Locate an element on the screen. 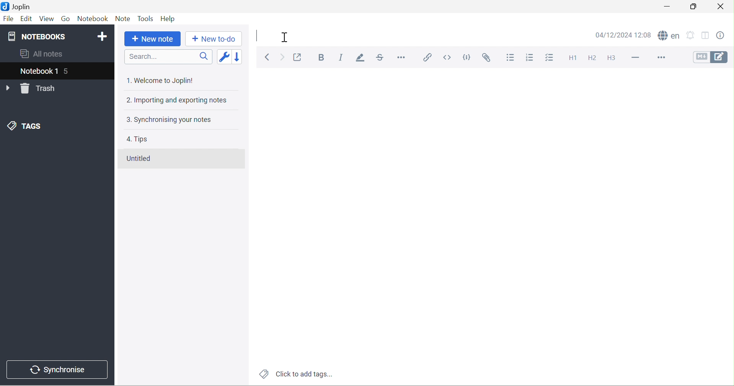 This screenshot has width=734, height=386. Note properties is located at coordinates (725, 34).